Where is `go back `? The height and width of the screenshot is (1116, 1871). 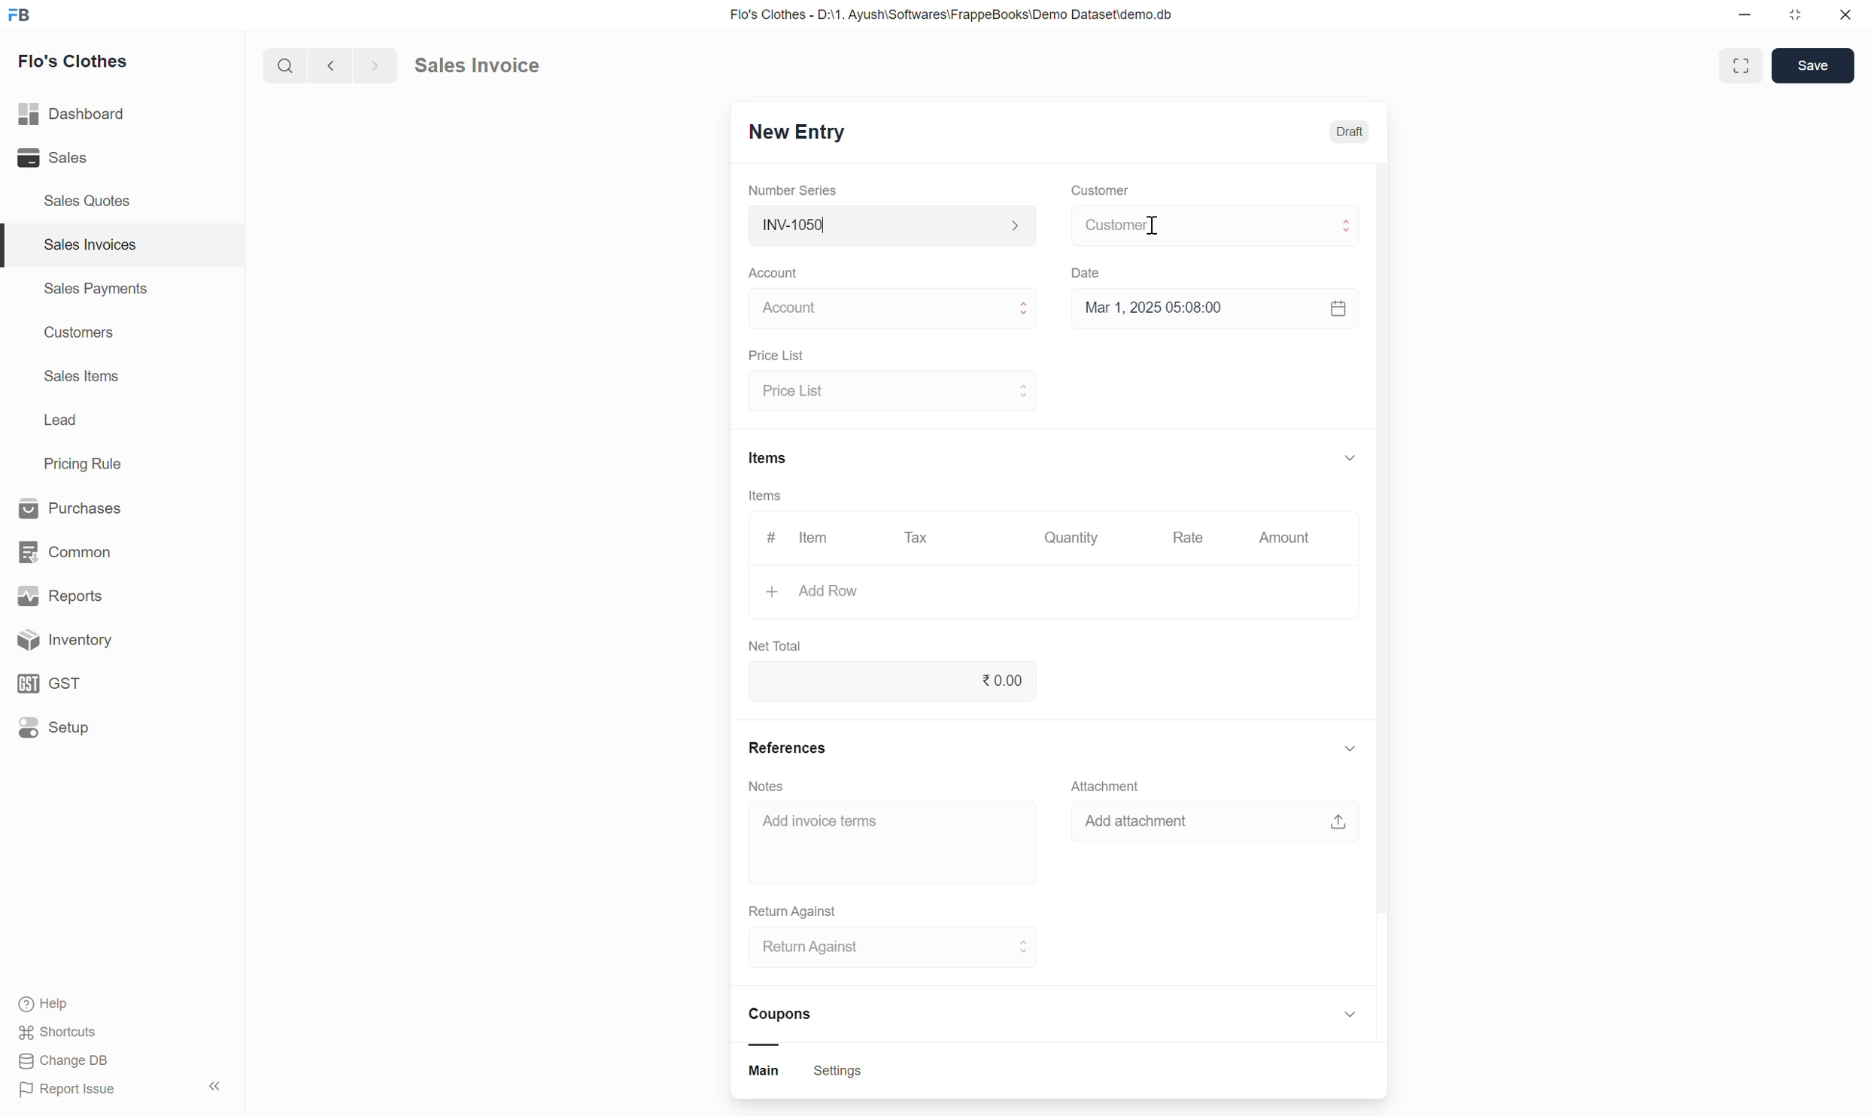 go back  is located at coordinates (330, 68).